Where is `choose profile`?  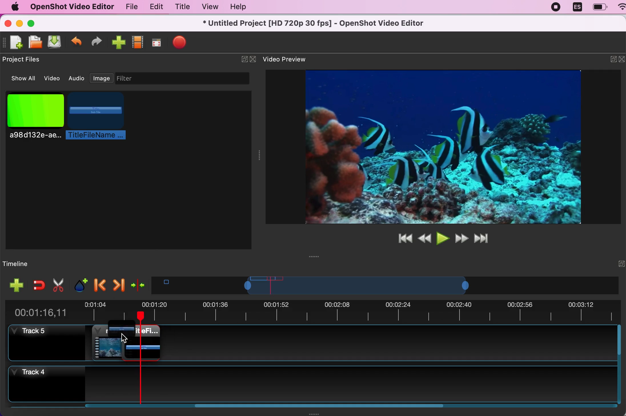
choose profile is located at coordinates (138, 41).